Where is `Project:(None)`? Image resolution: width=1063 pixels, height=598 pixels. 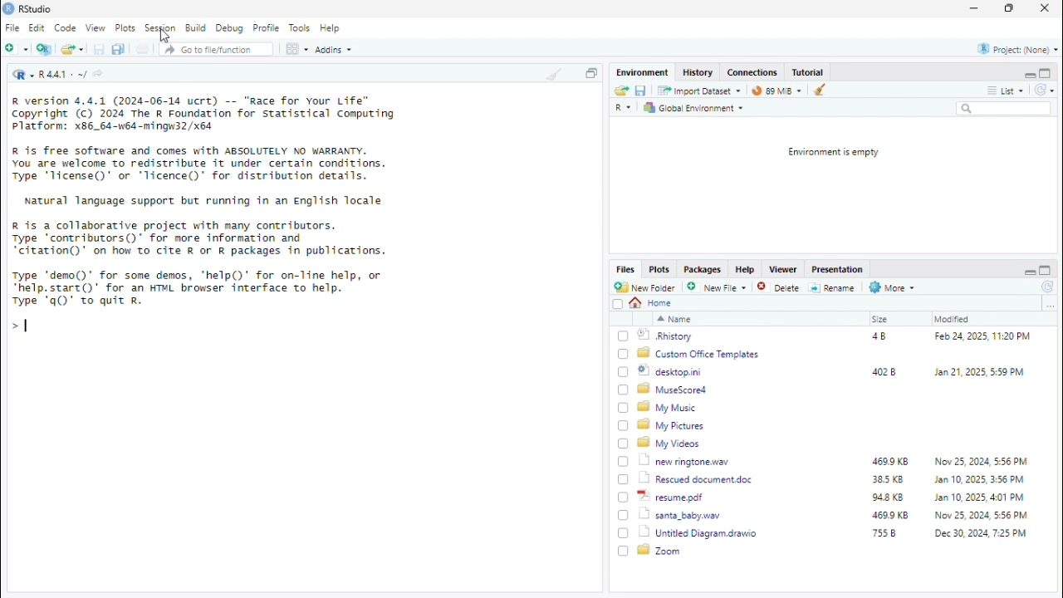
Project:(None) is located at coordinates (1019, 50).